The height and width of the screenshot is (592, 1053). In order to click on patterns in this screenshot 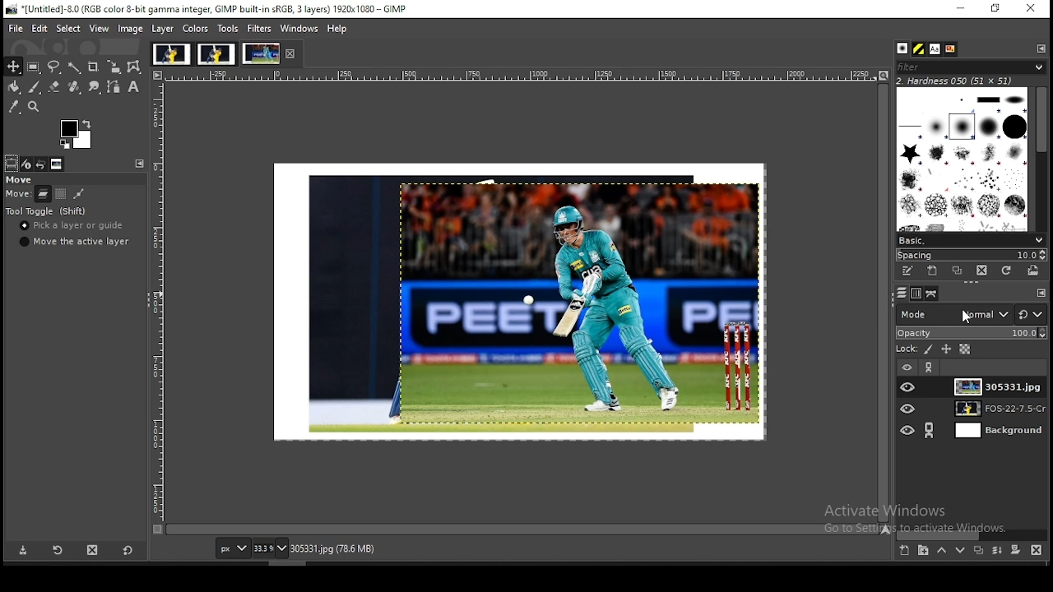, I will do `click(920, 49)`.